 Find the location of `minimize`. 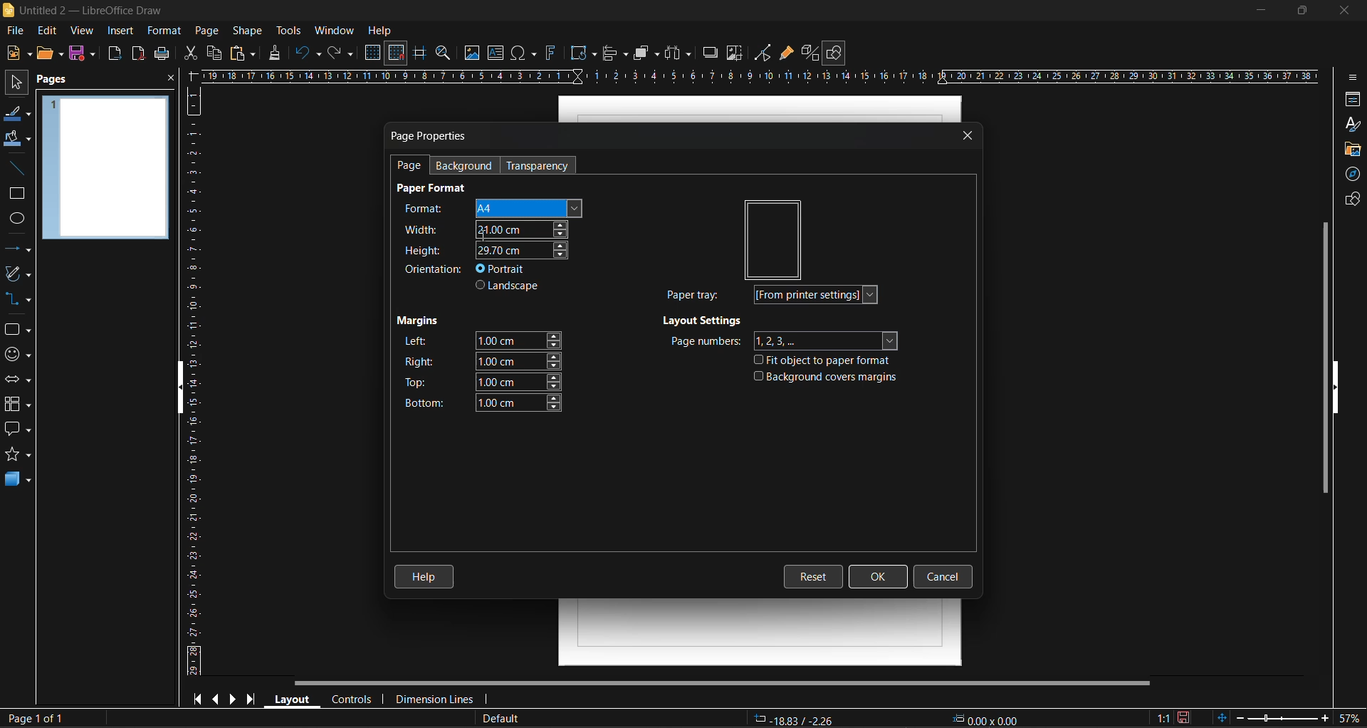

minimize is located at coordinates (1256, 11).